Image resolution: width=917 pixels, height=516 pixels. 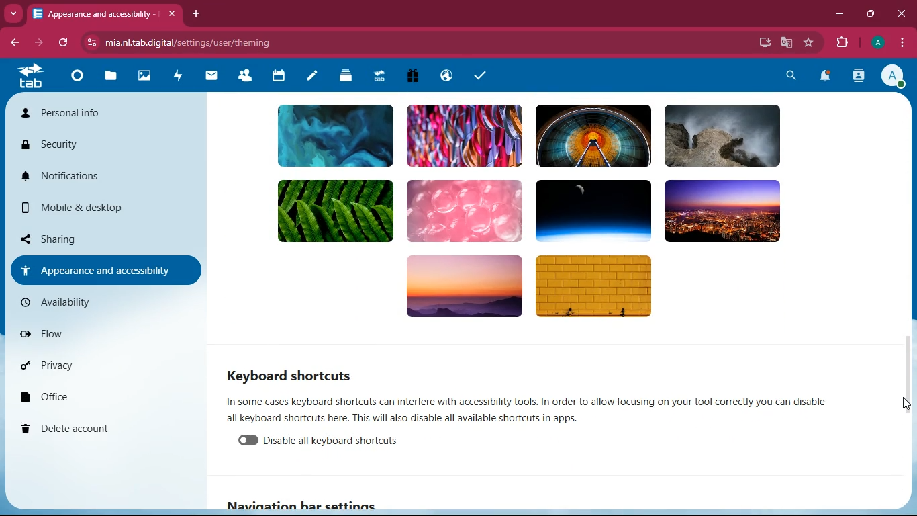 What do you see at coordinates (144, 76) in the screenshot?
I see `images` at bounding box center [144, 76].